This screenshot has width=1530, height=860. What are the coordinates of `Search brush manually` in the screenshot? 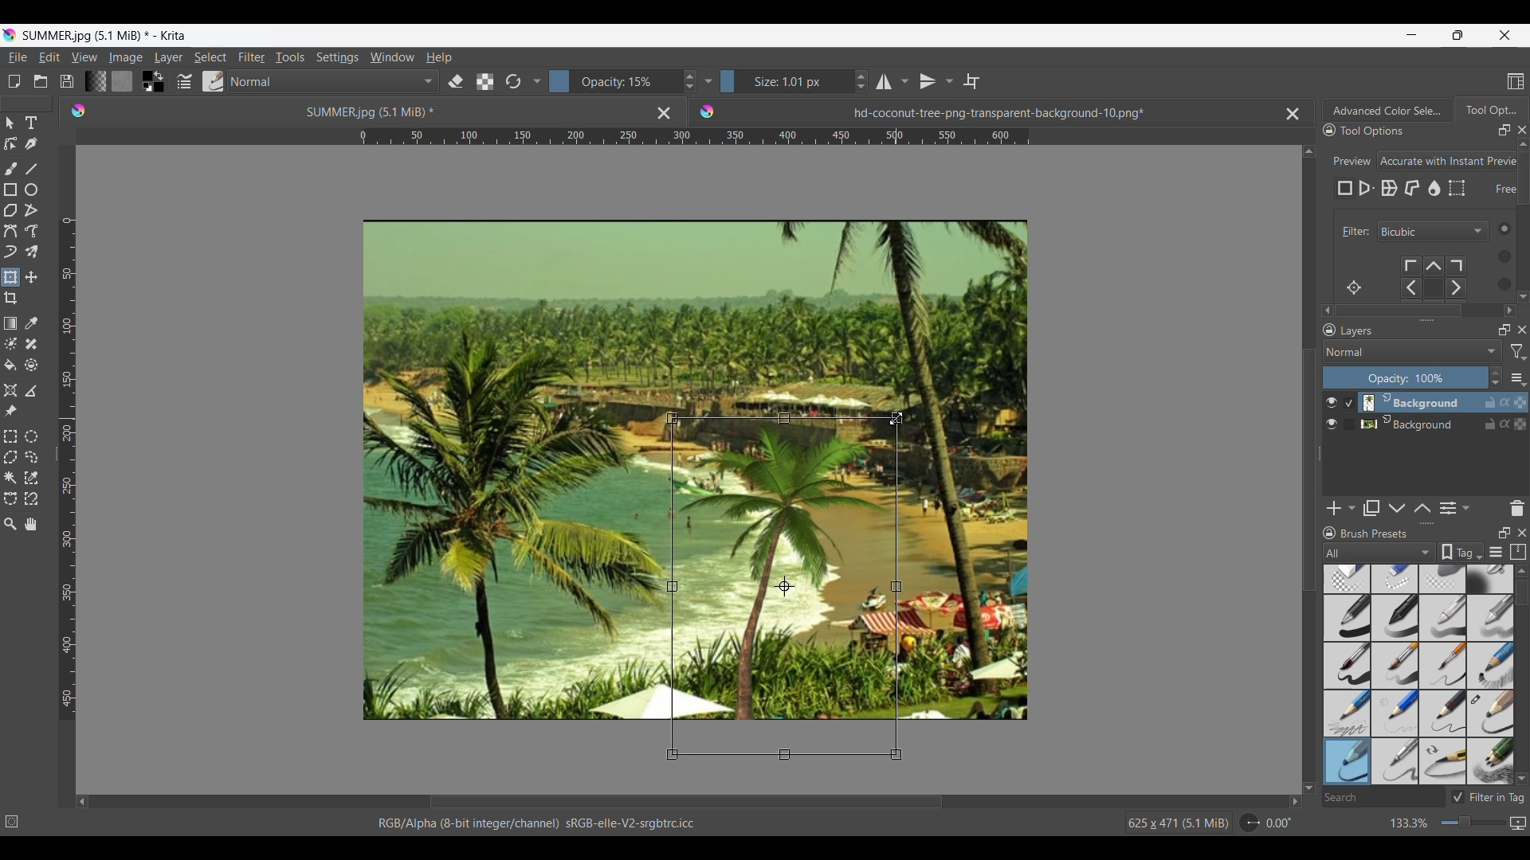 It's located at (1383, 797).